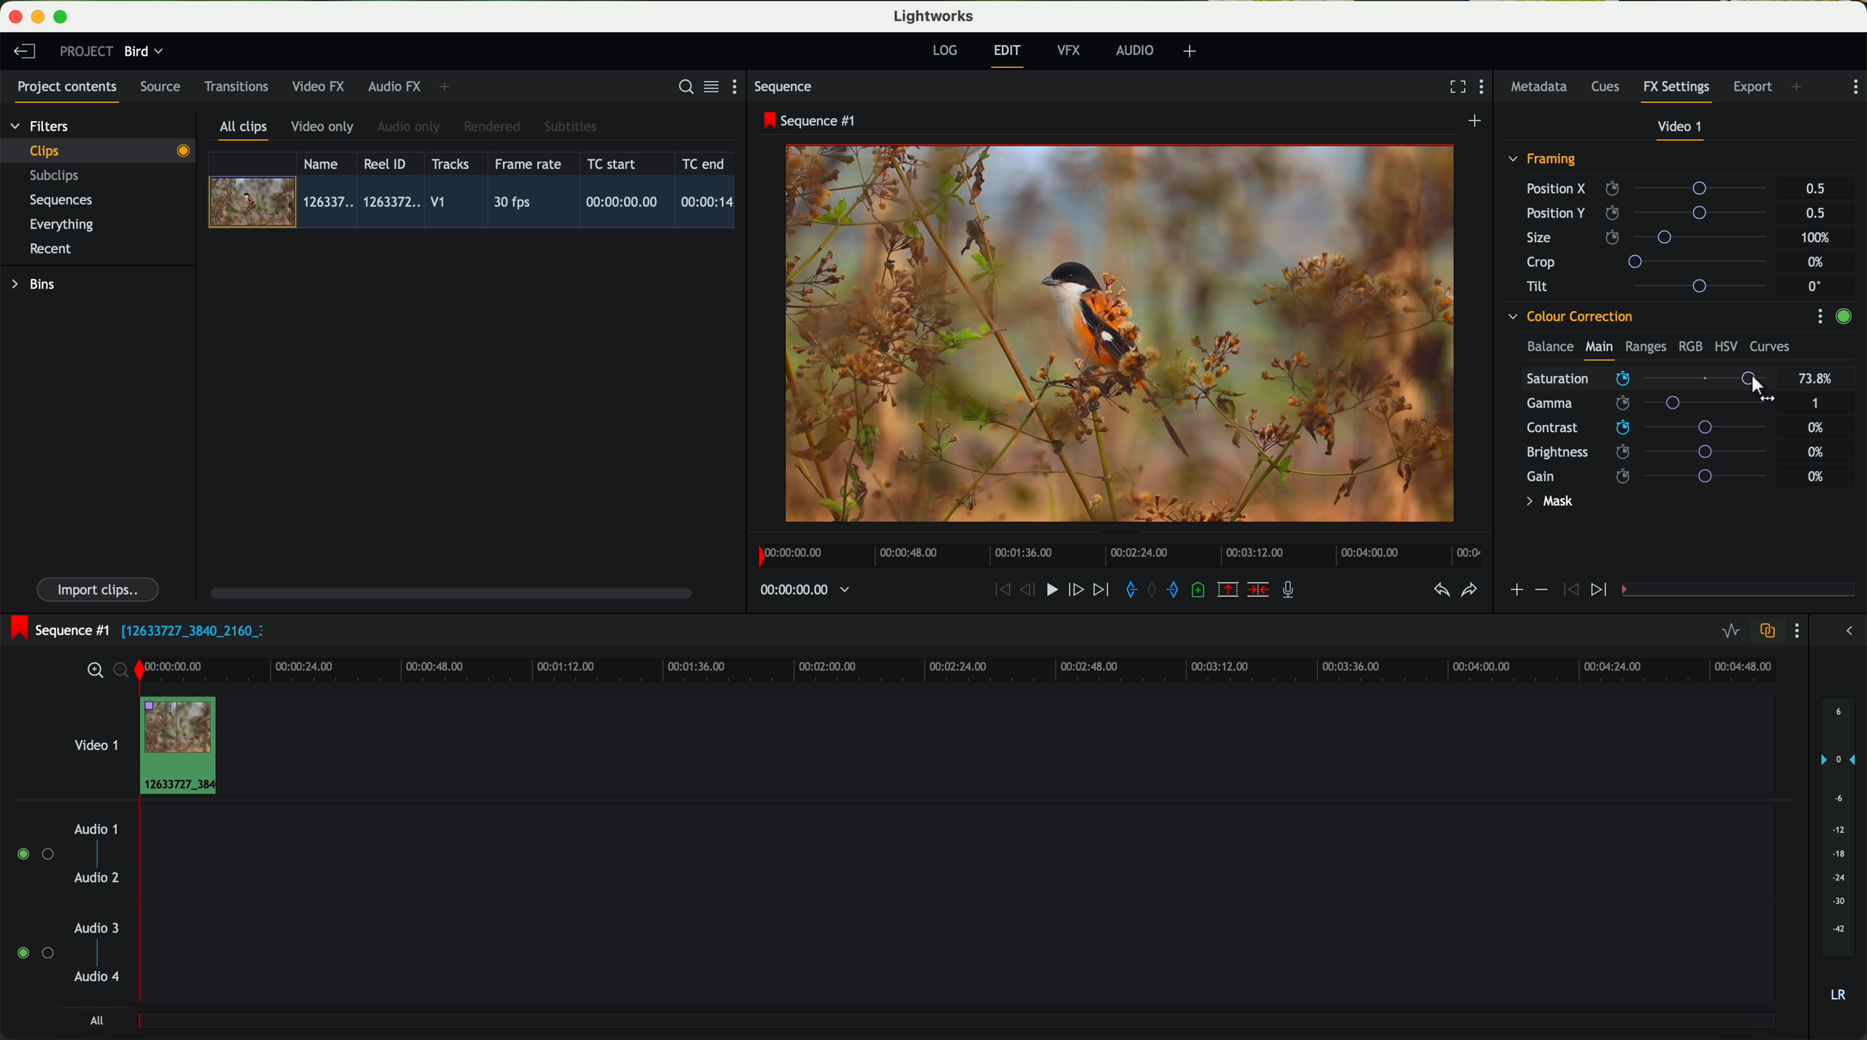 Image resolution: width=1867 pixels, height=1040 pixels. What do you see at coordinates (322, 128) in the screenshot?
I see `video only` at bounding box center [322, 128].